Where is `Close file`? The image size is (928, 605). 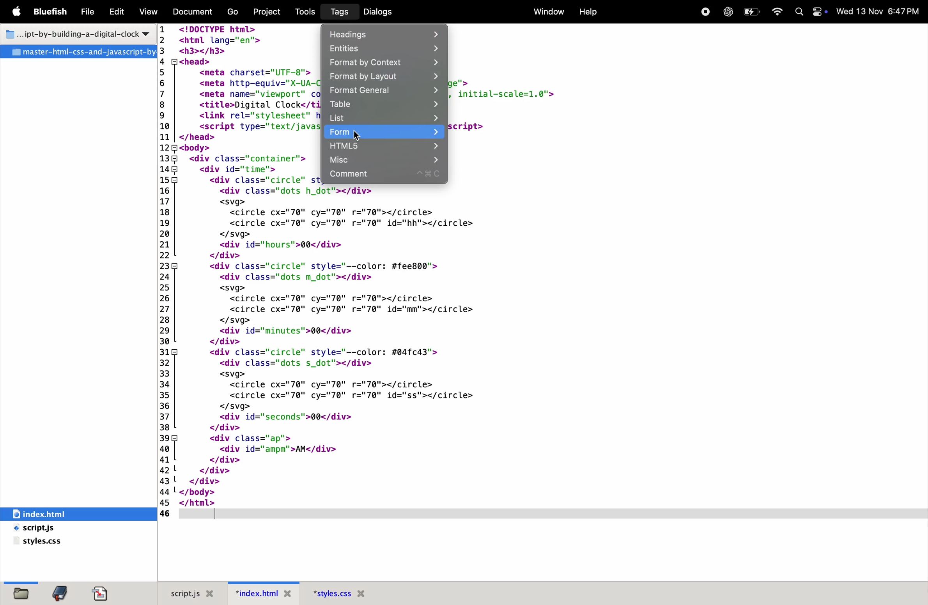 Close file is located at coordinates (212, 593).